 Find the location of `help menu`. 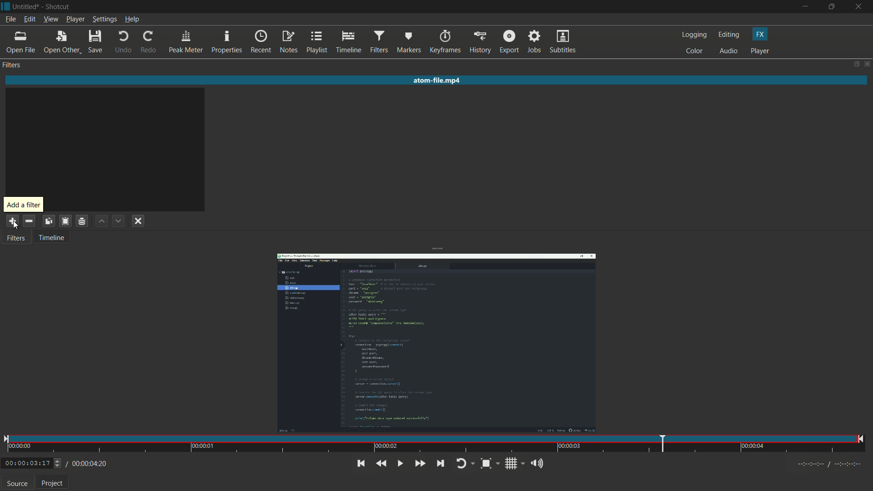

help menu is located at coordinates (132, 19).